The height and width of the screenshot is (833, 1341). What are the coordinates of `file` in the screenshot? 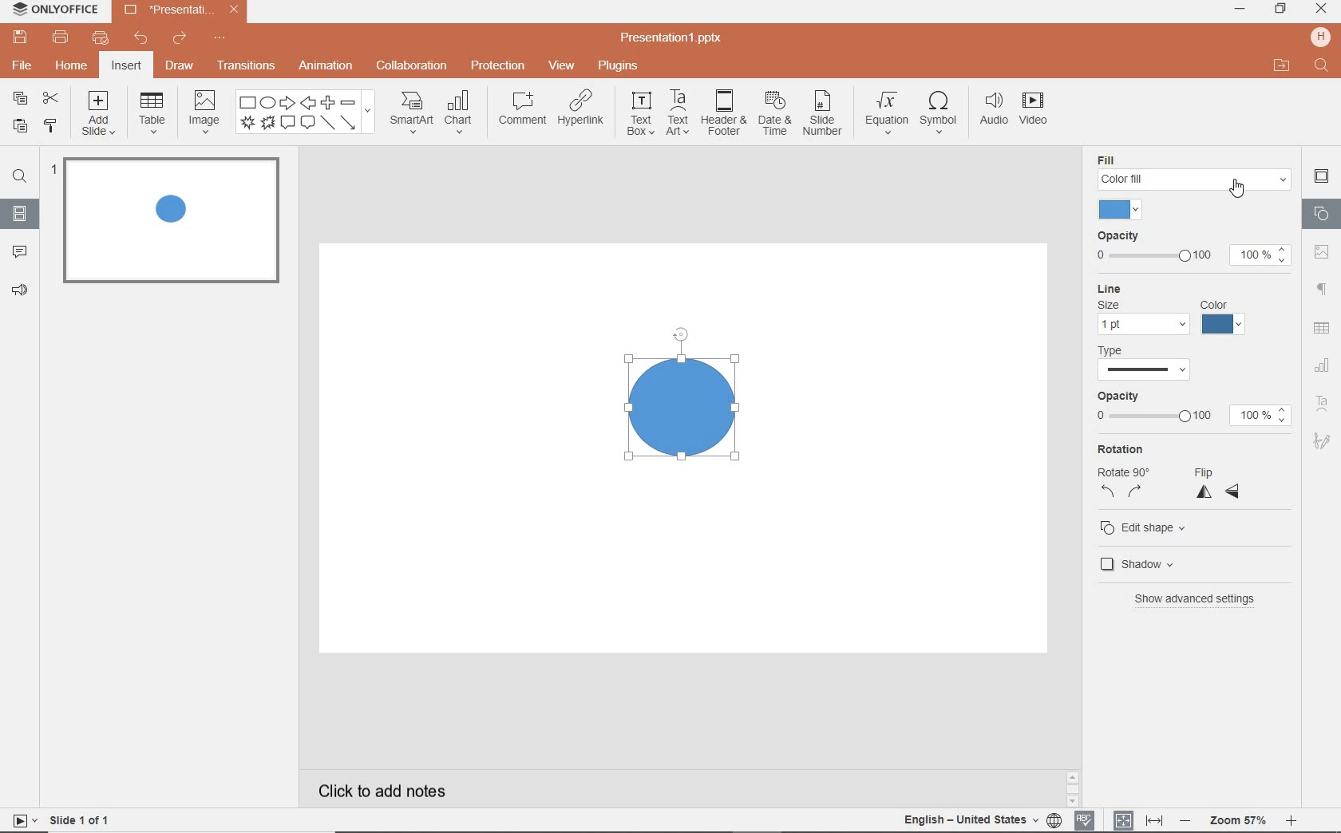 It's located at (21, 65).